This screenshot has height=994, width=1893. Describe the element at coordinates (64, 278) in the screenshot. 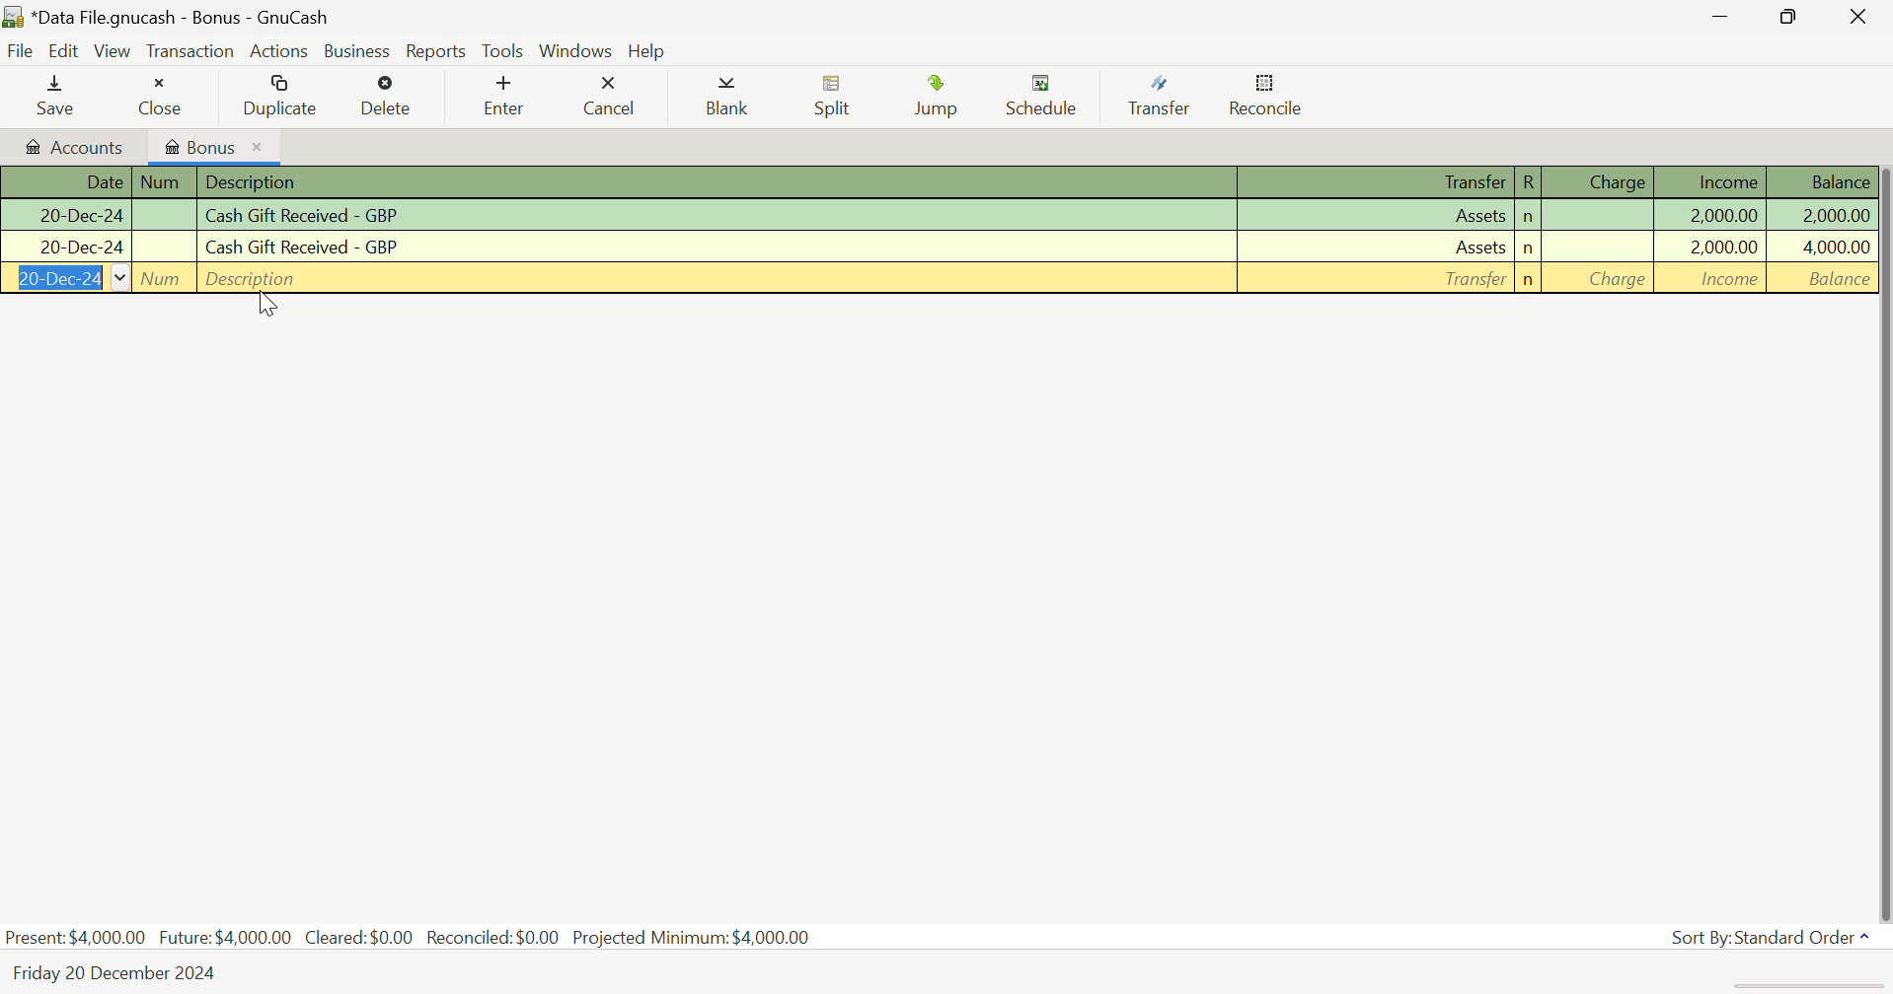

I see `Date` at that location.